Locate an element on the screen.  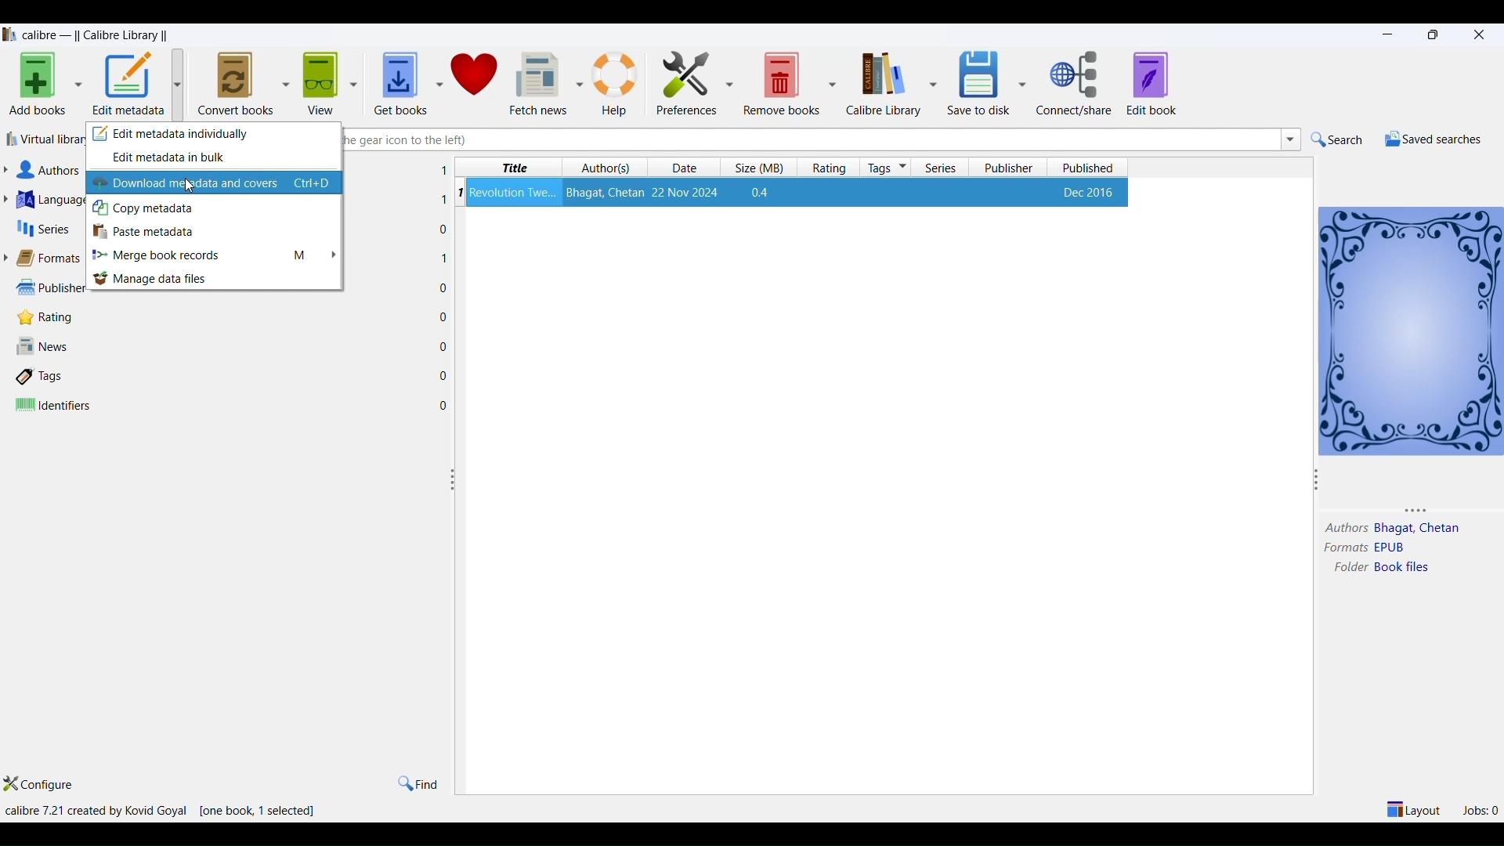
identifiers is located at coordinates (55, 406).